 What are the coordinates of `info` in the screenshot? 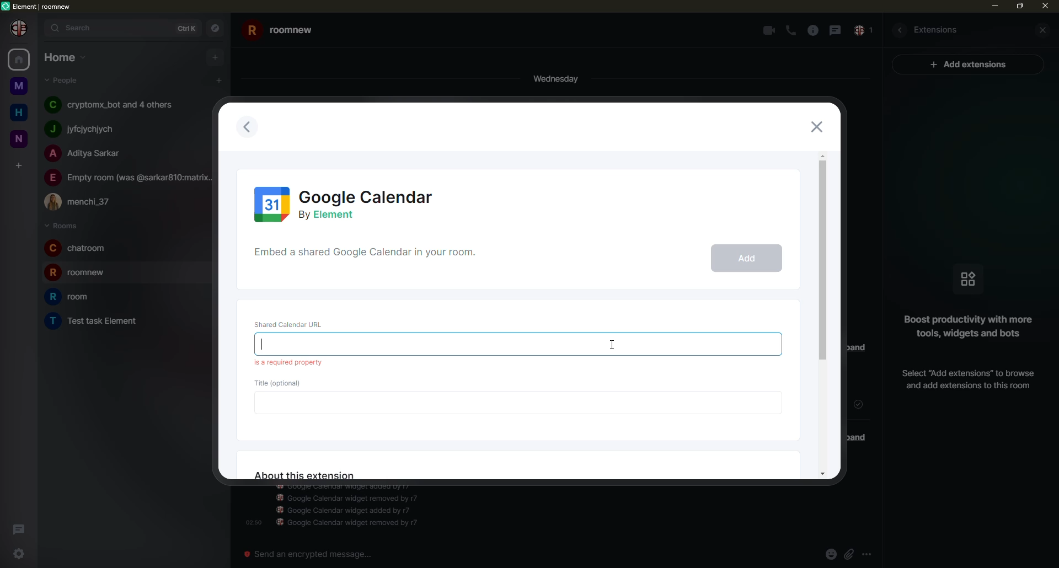 It's located at (964, 327).